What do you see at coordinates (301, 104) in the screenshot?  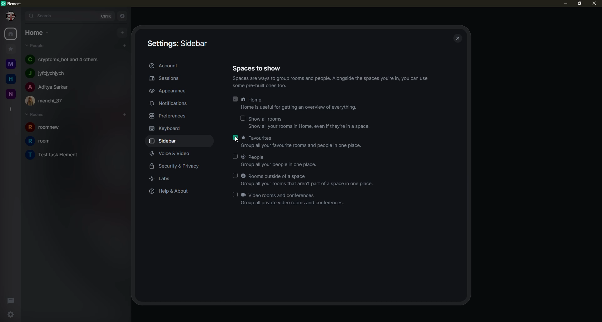 I see `home` at bounding box center [301, 104].